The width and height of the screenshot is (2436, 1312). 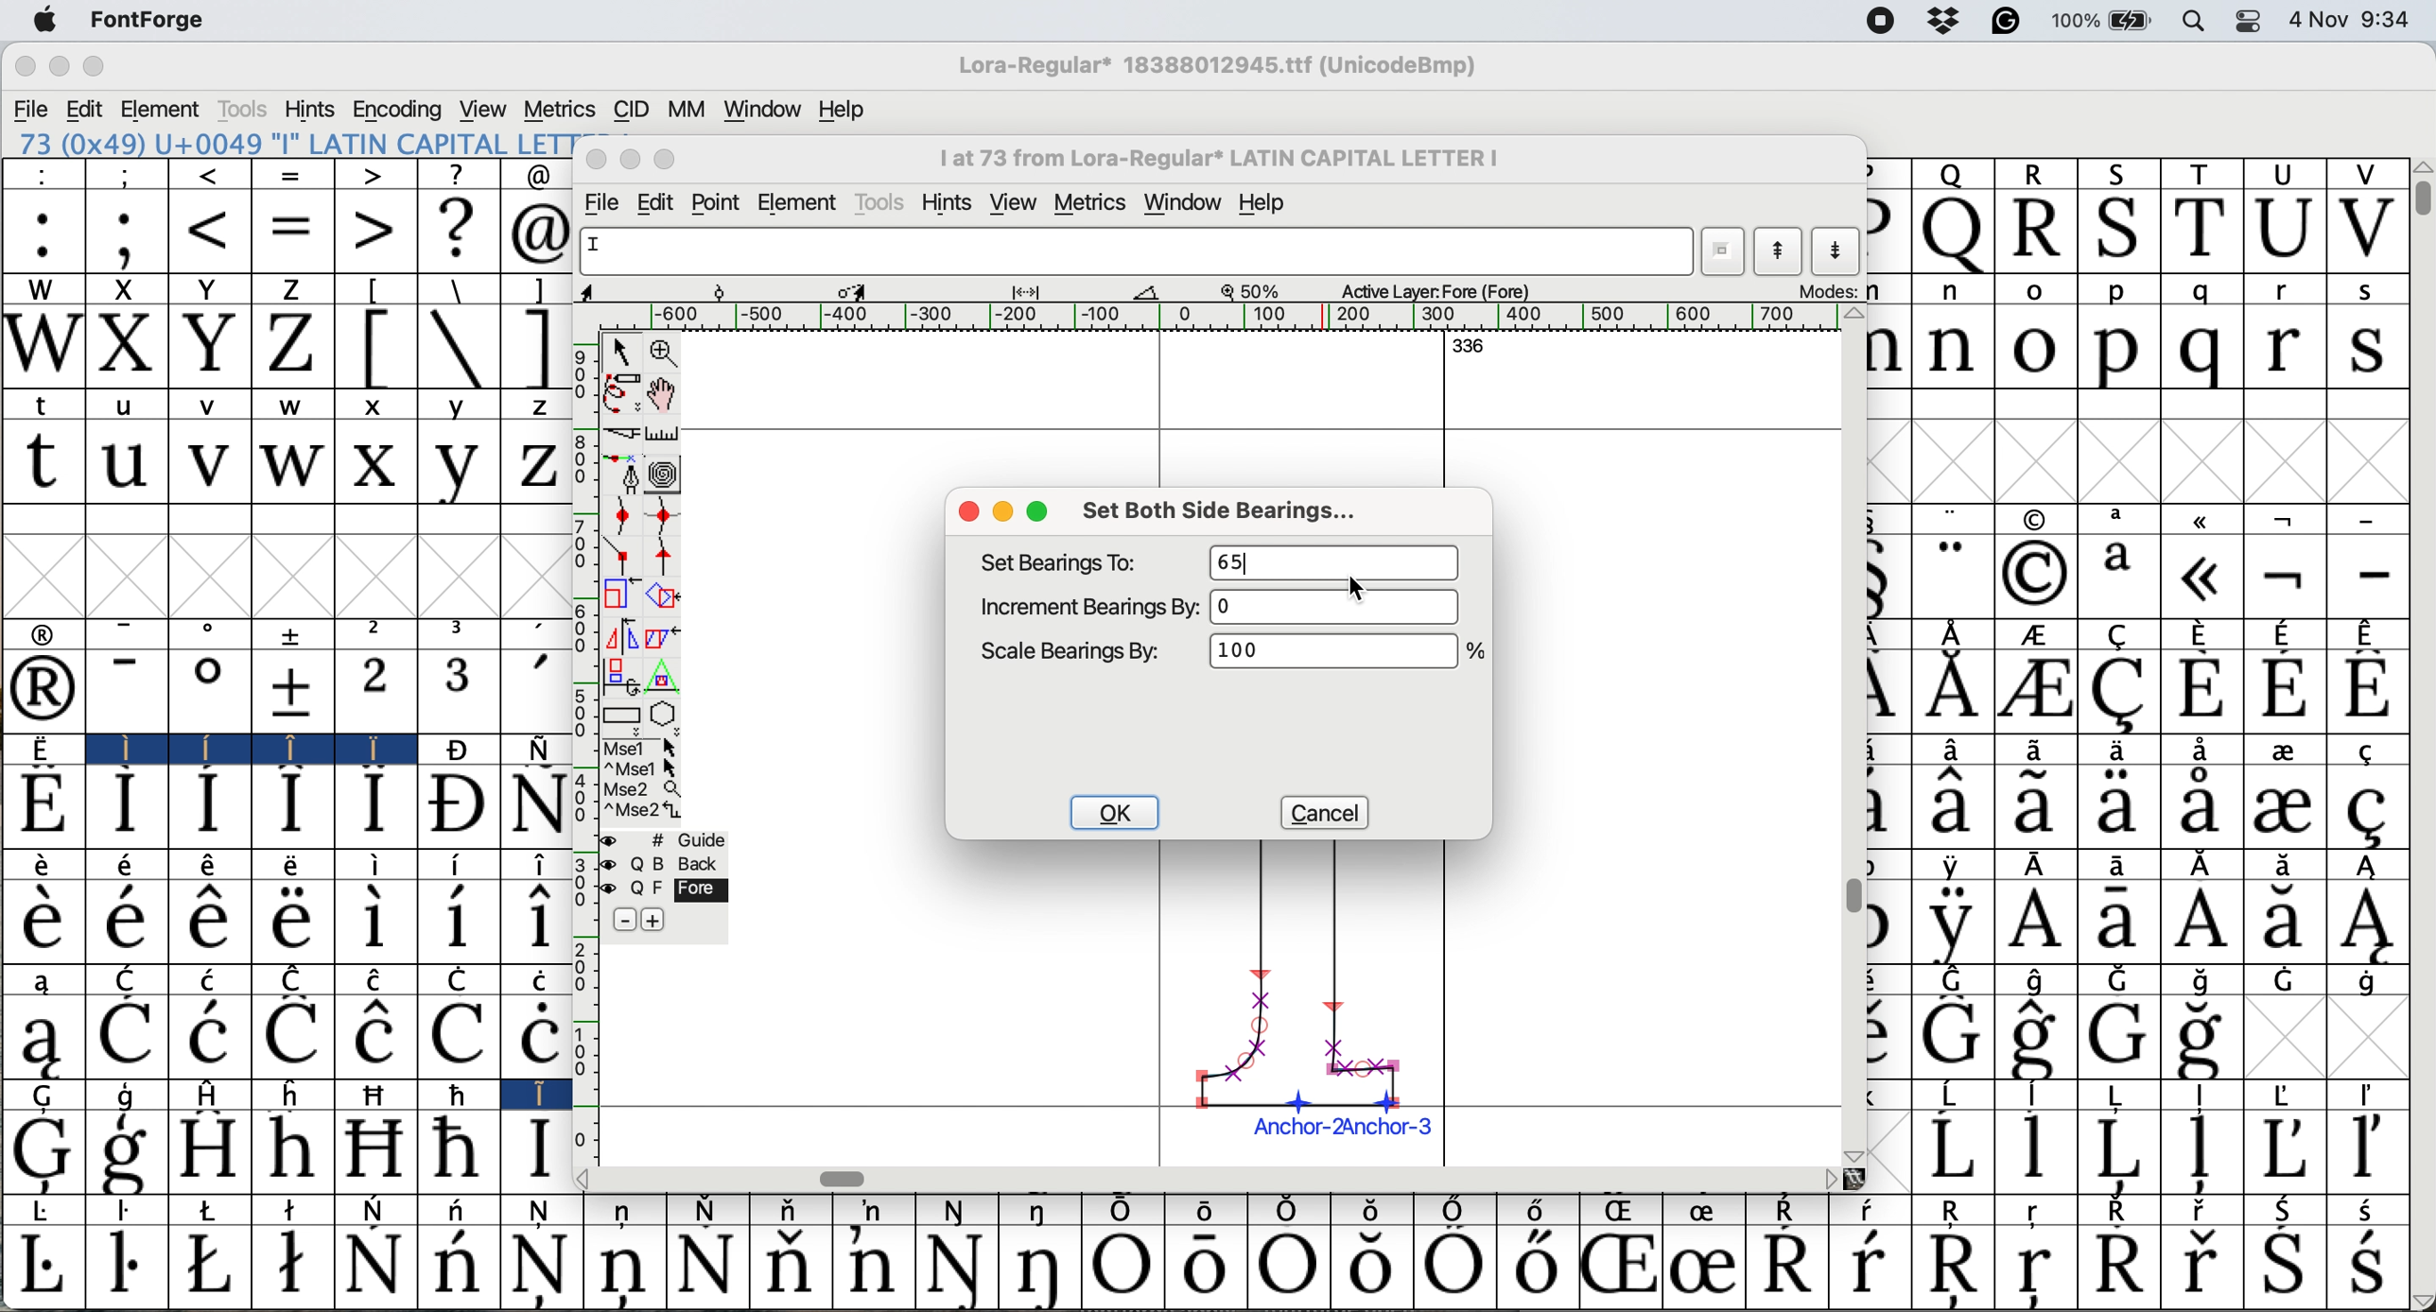 What do you see at coordinates (548, 1212) in the screenshot?
I see `Symbol` at bounding box center [548, 1212].